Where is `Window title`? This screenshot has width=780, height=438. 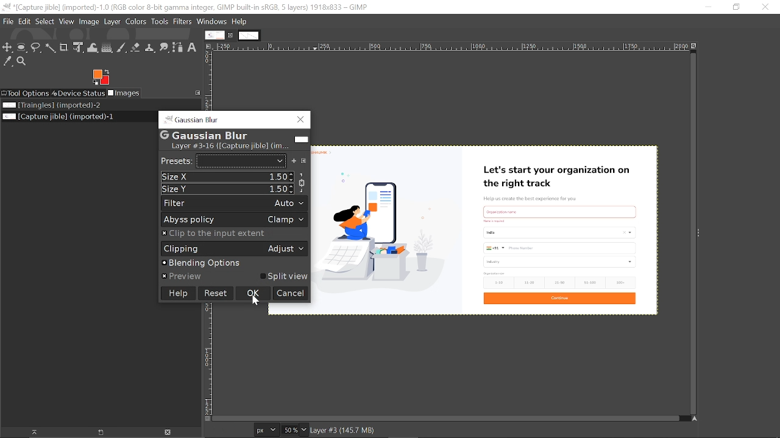 Window title is located at coordinates (198, 120).